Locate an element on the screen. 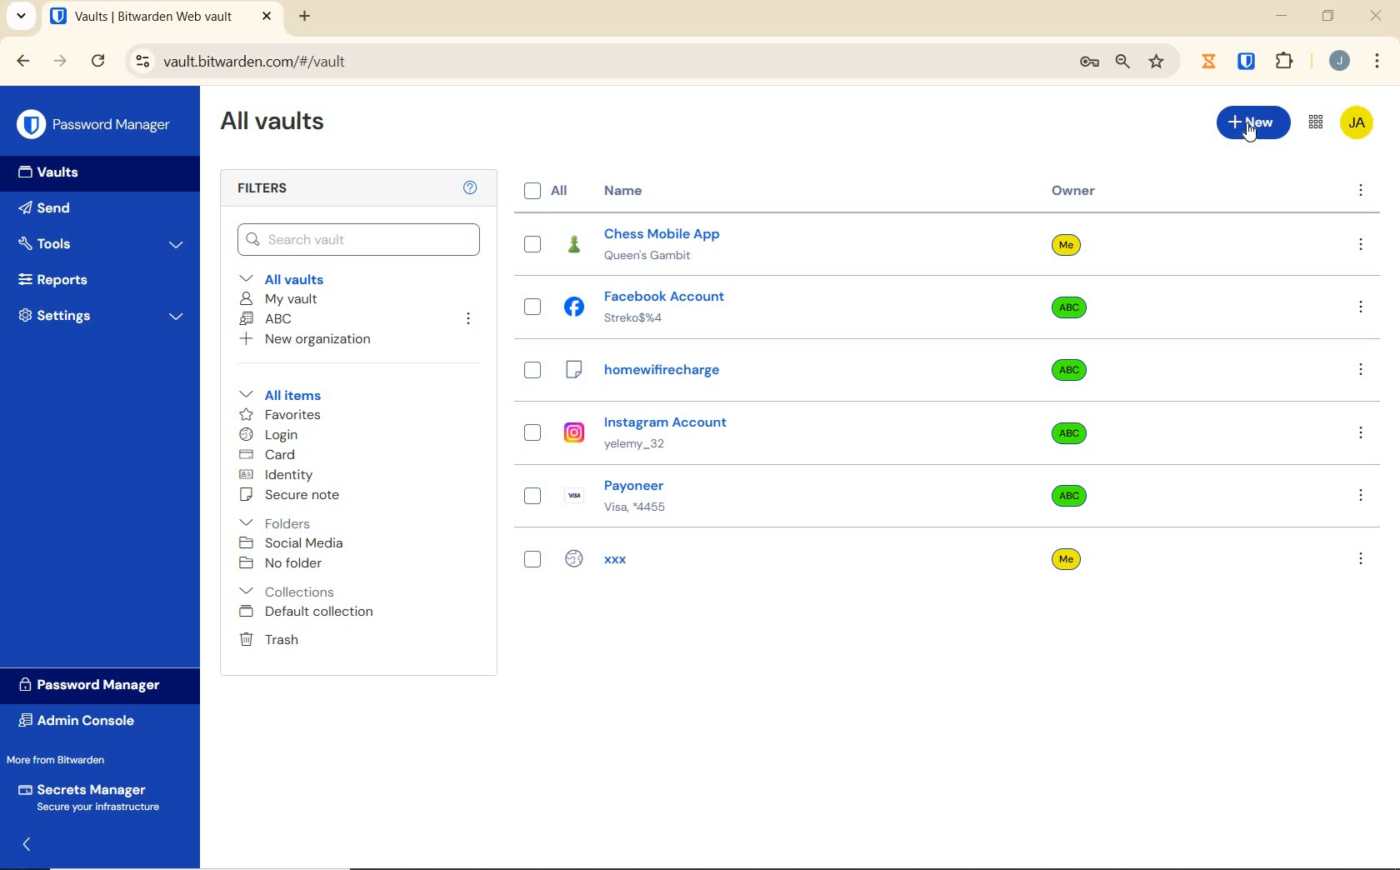 Image resolution: width=1400 pixels, height=870 pixels. more options is located at coordinates (1362, 246).